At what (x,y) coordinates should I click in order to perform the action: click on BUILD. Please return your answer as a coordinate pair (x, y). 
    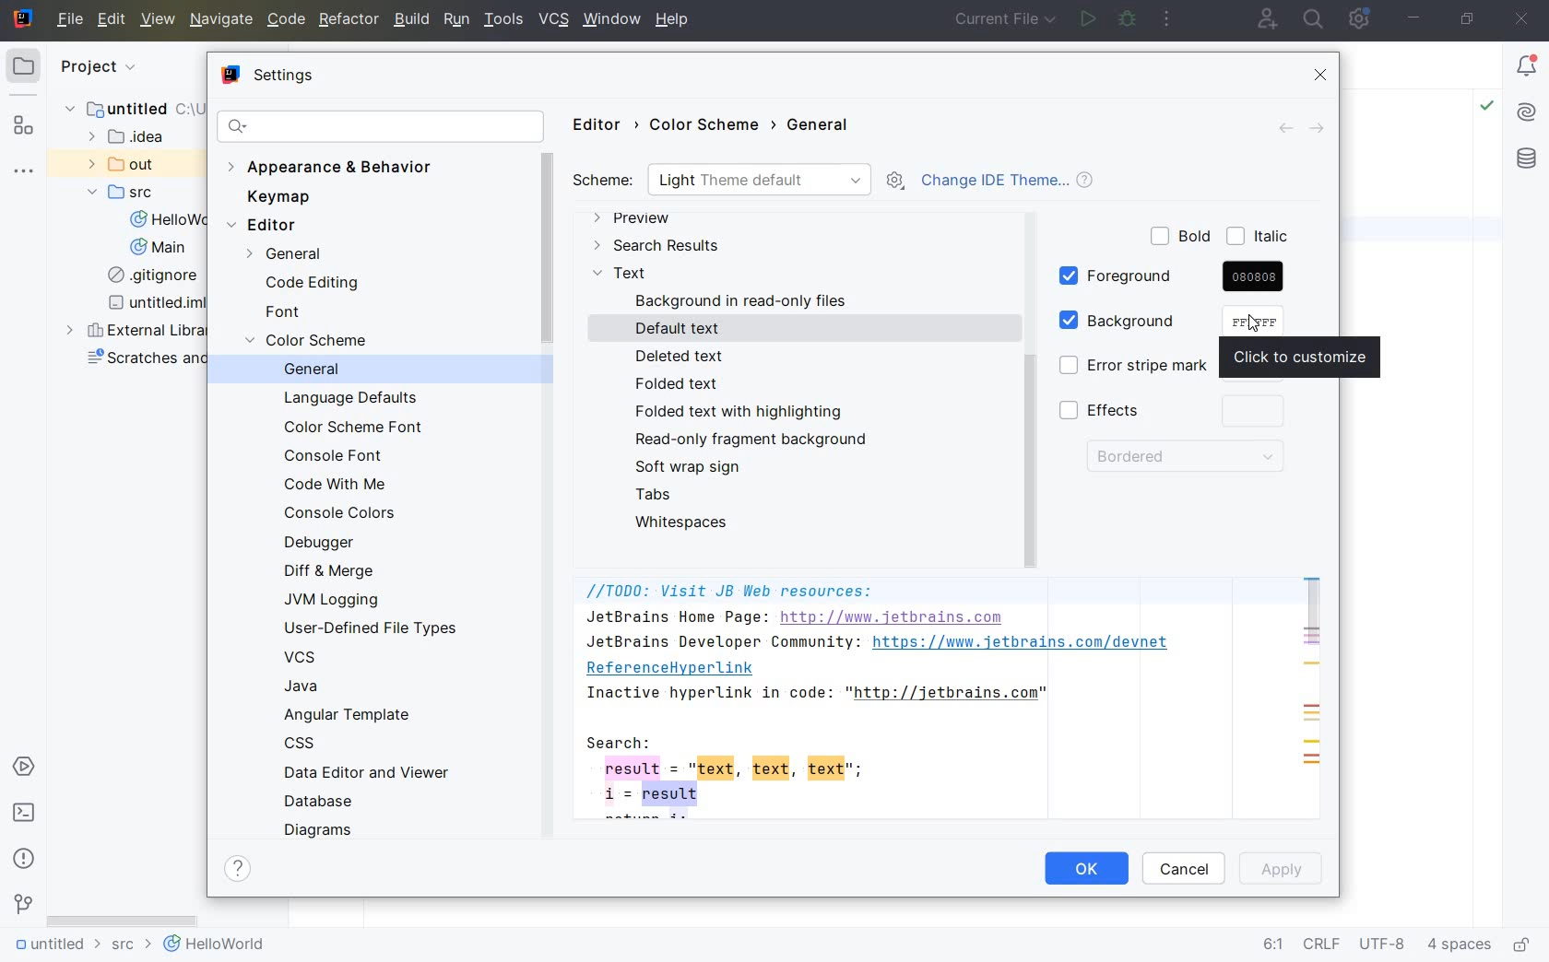
    Looking at the image, I should click on (411, 19).